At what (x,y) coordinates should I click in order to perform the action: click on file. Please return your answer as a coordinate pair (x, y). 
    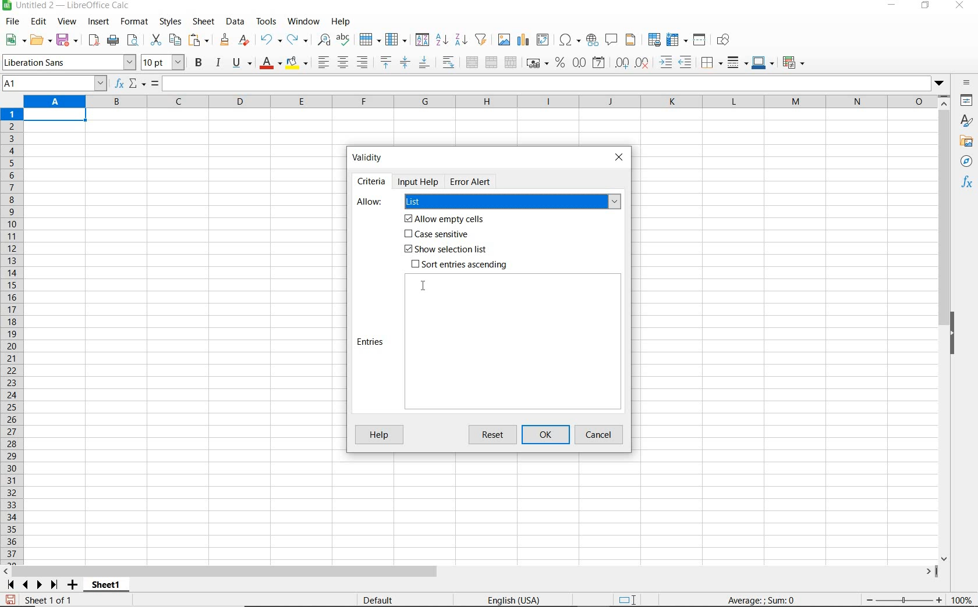
    Looking at the image, I should click on (10, 23).